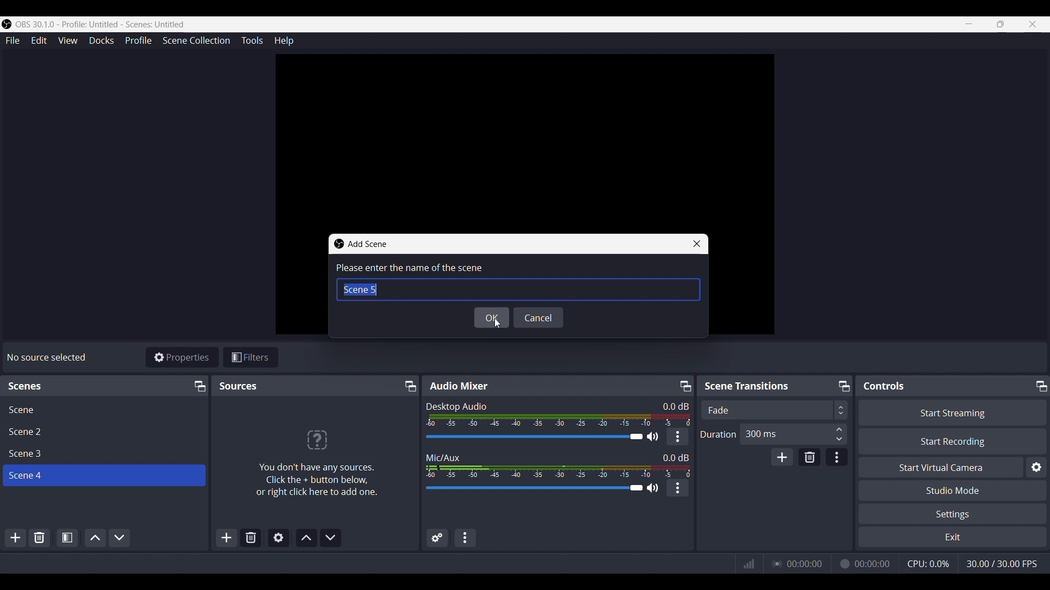 This screenshot has width=1050, height=590. Describe the element at coordinates (67, 537) in the screenshot. I see `Open Source filter` at that location.